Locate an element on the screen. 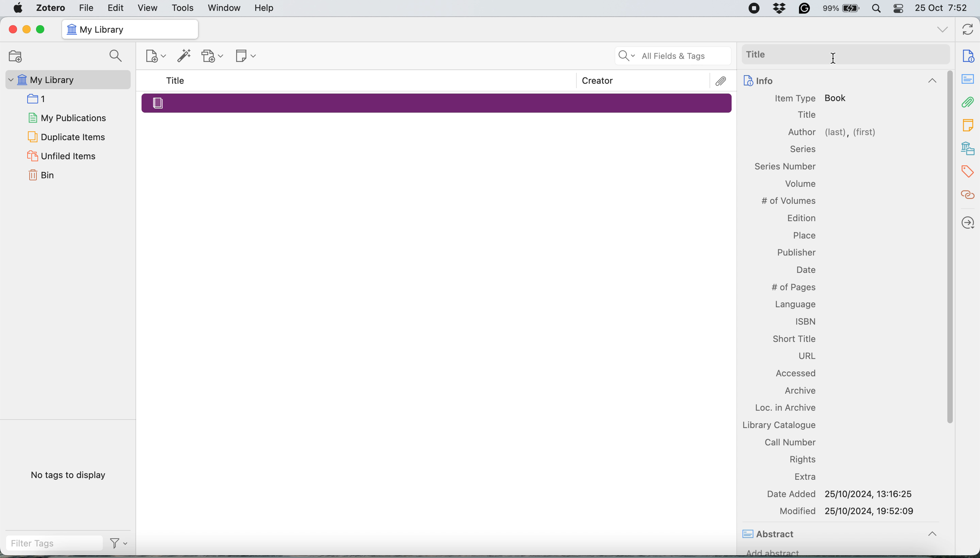 The image size is (980, 558). Extra is located at coordinates (807, 477).